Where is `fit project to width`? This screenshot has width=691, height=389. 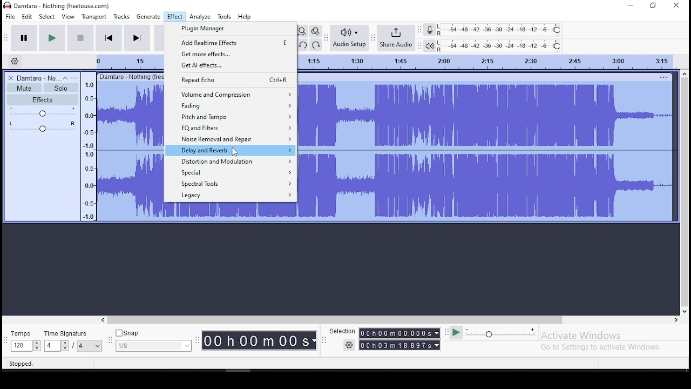 fit project to width is located at coordinates (302, 31).